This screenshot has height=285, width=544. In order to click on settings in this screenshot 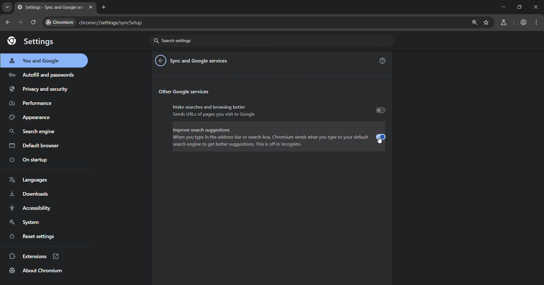, I will do `click(31, 42)`.